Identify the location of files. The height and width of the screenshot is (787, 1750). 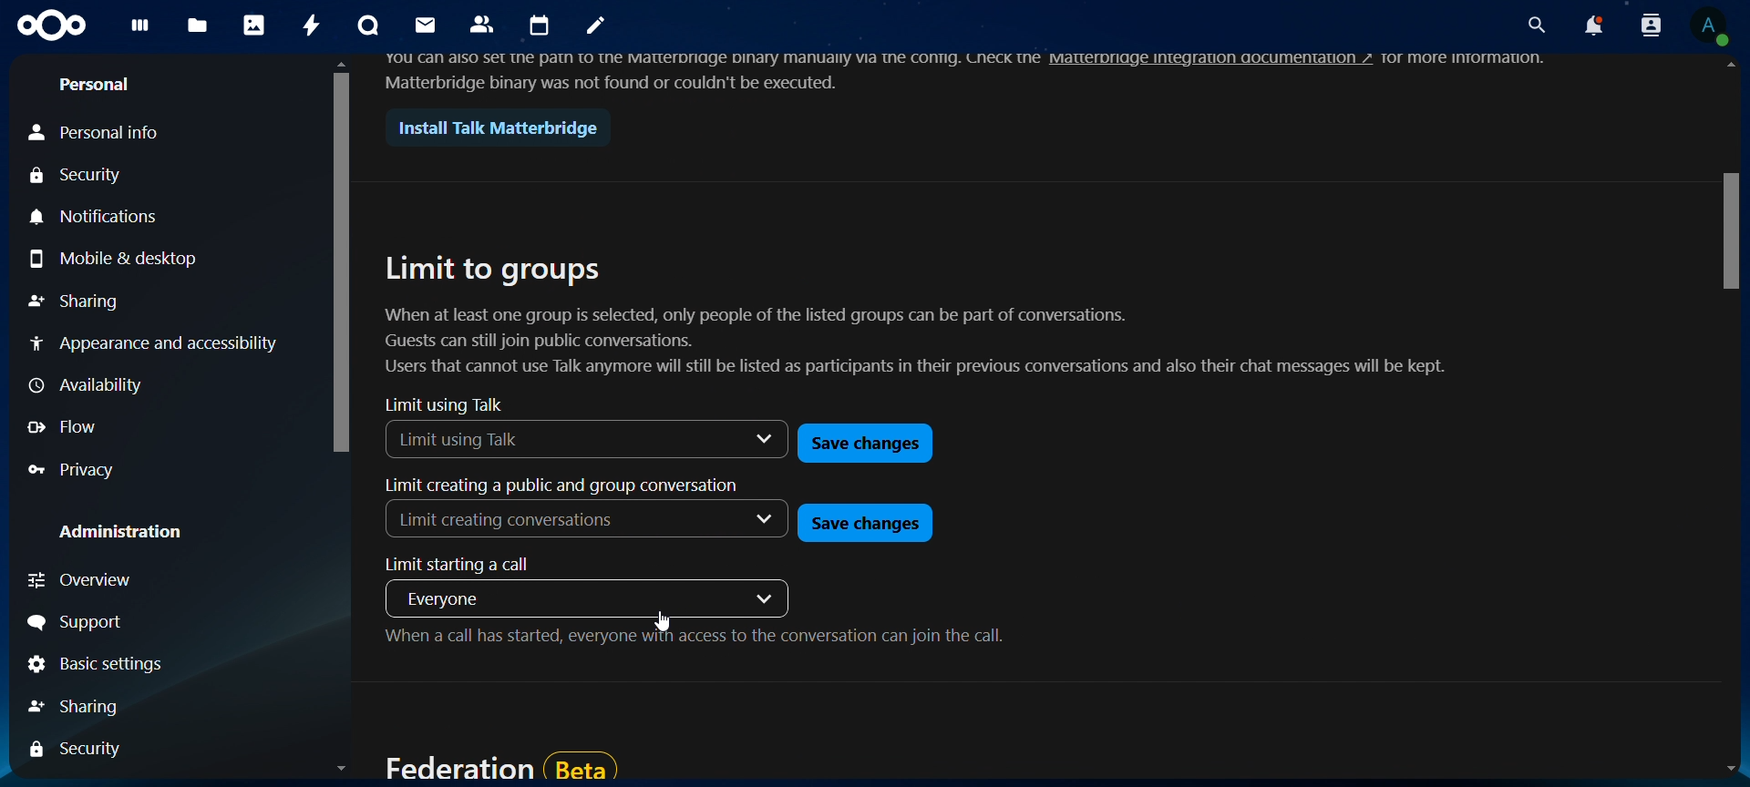
(199, 26).